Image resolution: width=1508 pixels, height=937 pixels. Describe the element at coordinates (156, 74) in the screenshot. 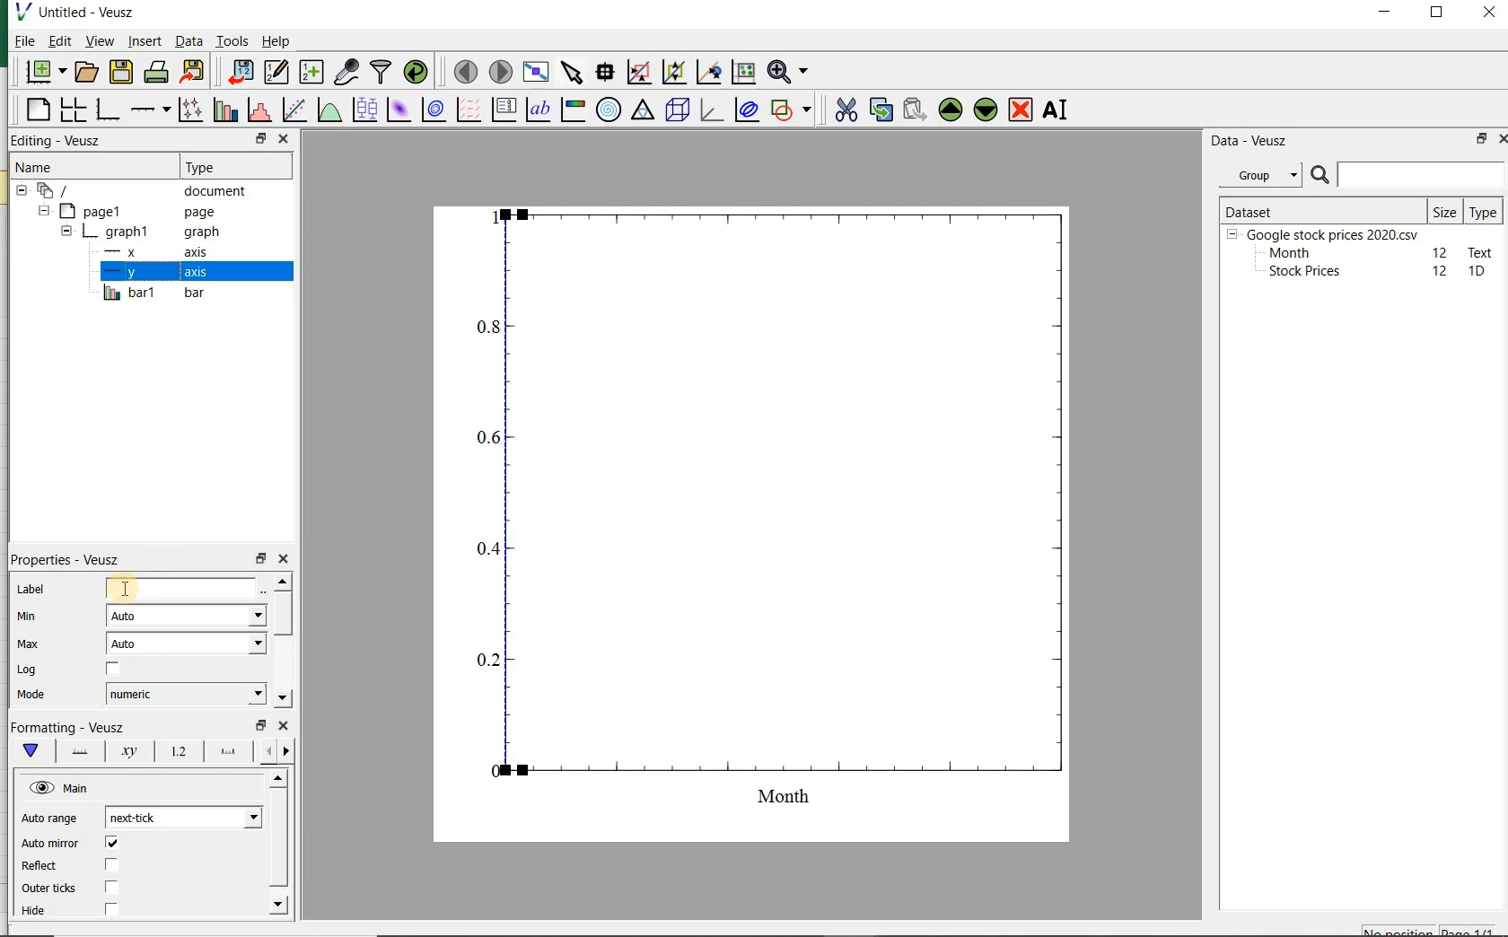

I see `print the document` at that location.